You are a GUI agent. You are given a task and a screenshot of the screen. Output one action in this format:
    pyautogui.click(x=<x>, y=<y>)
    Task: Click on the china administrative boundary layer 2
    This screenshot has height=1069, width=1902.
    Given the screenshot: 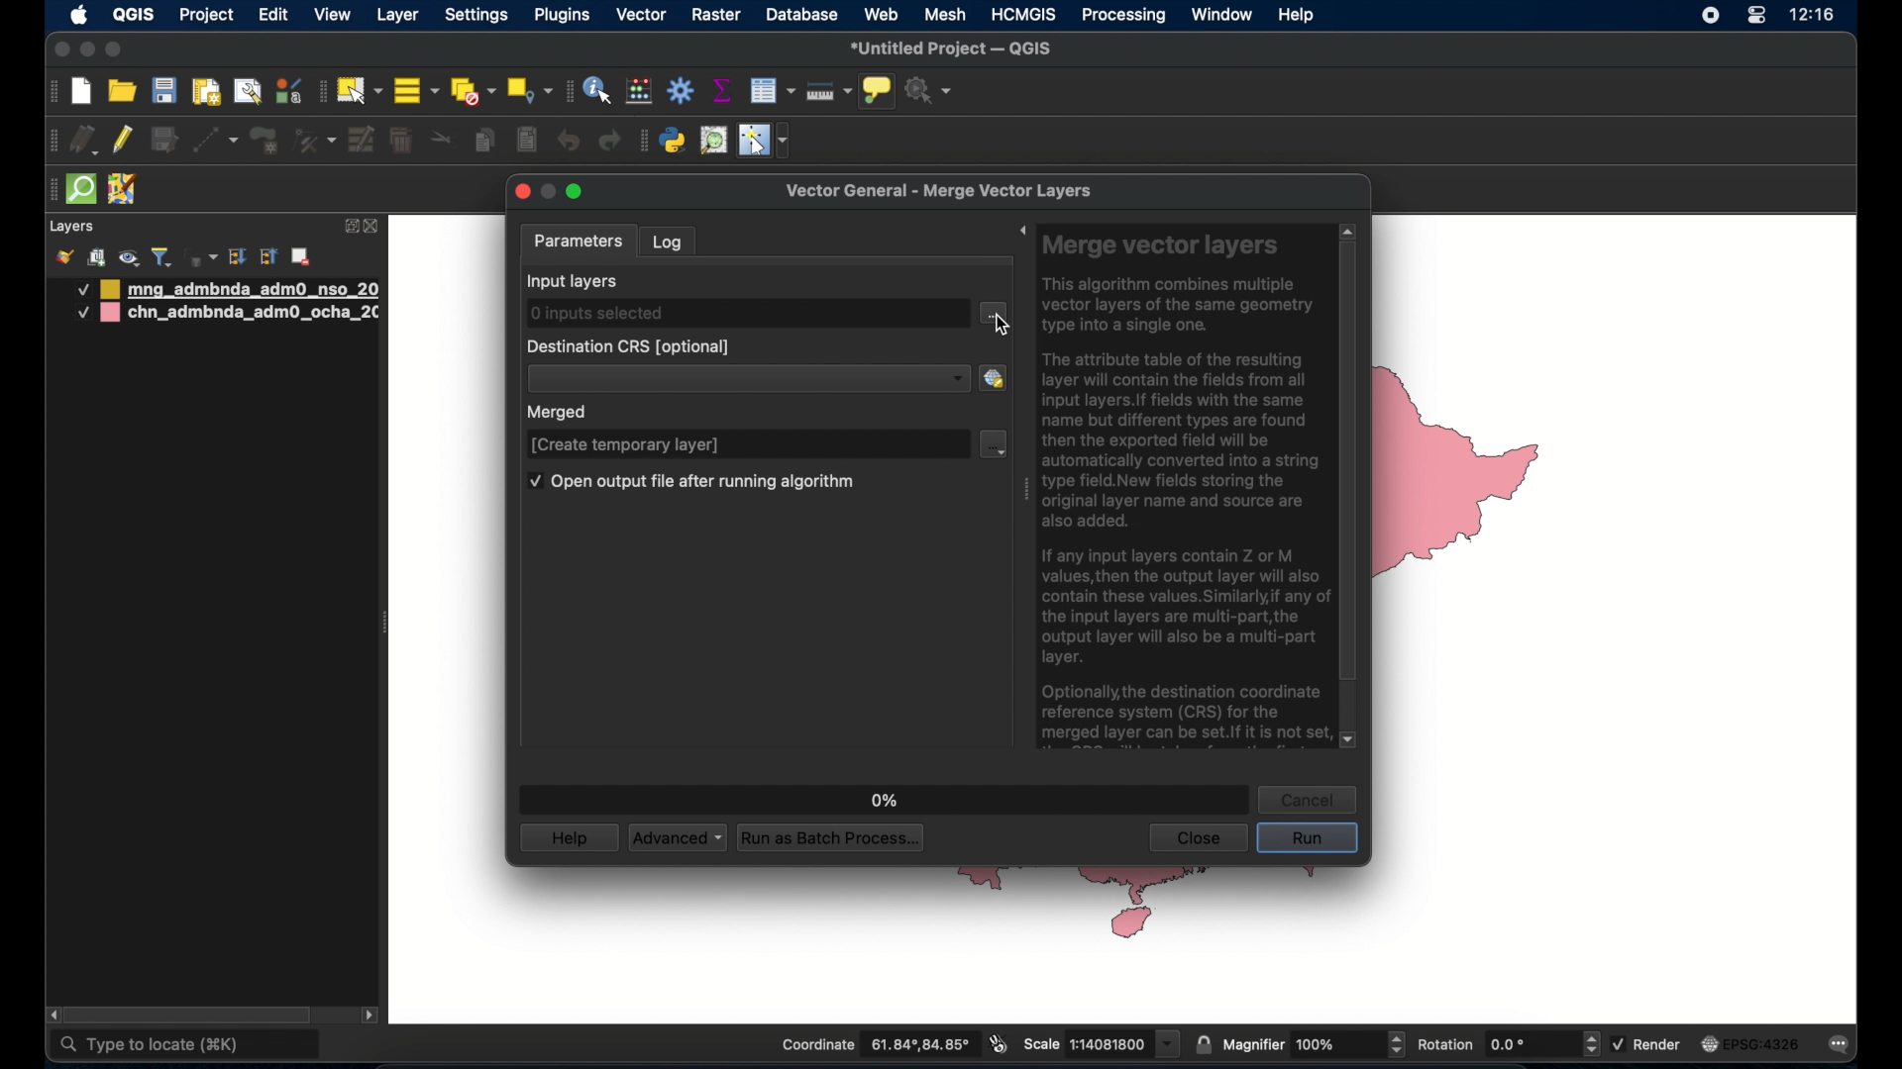 What is the action you would take?
    pyautogui.click(x=228, y=315)
    